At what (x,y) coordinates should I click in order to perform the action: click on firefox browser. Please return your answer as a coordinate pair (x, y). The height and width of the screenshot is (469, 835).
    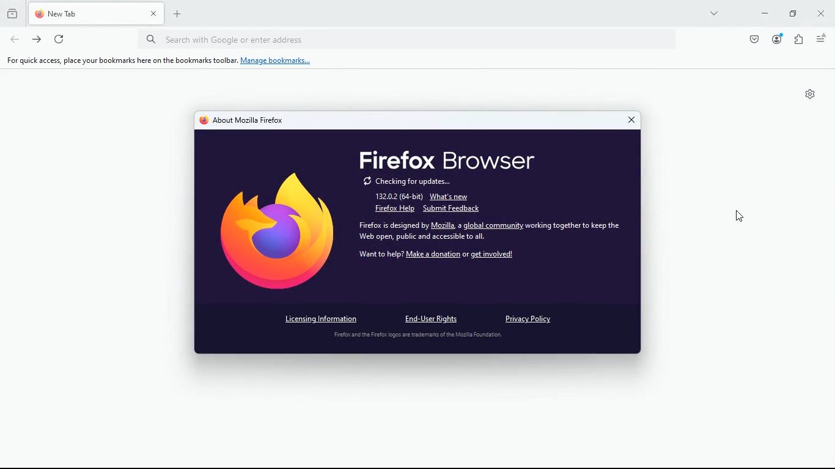
    Looking at the image, I should click on (452, 160).